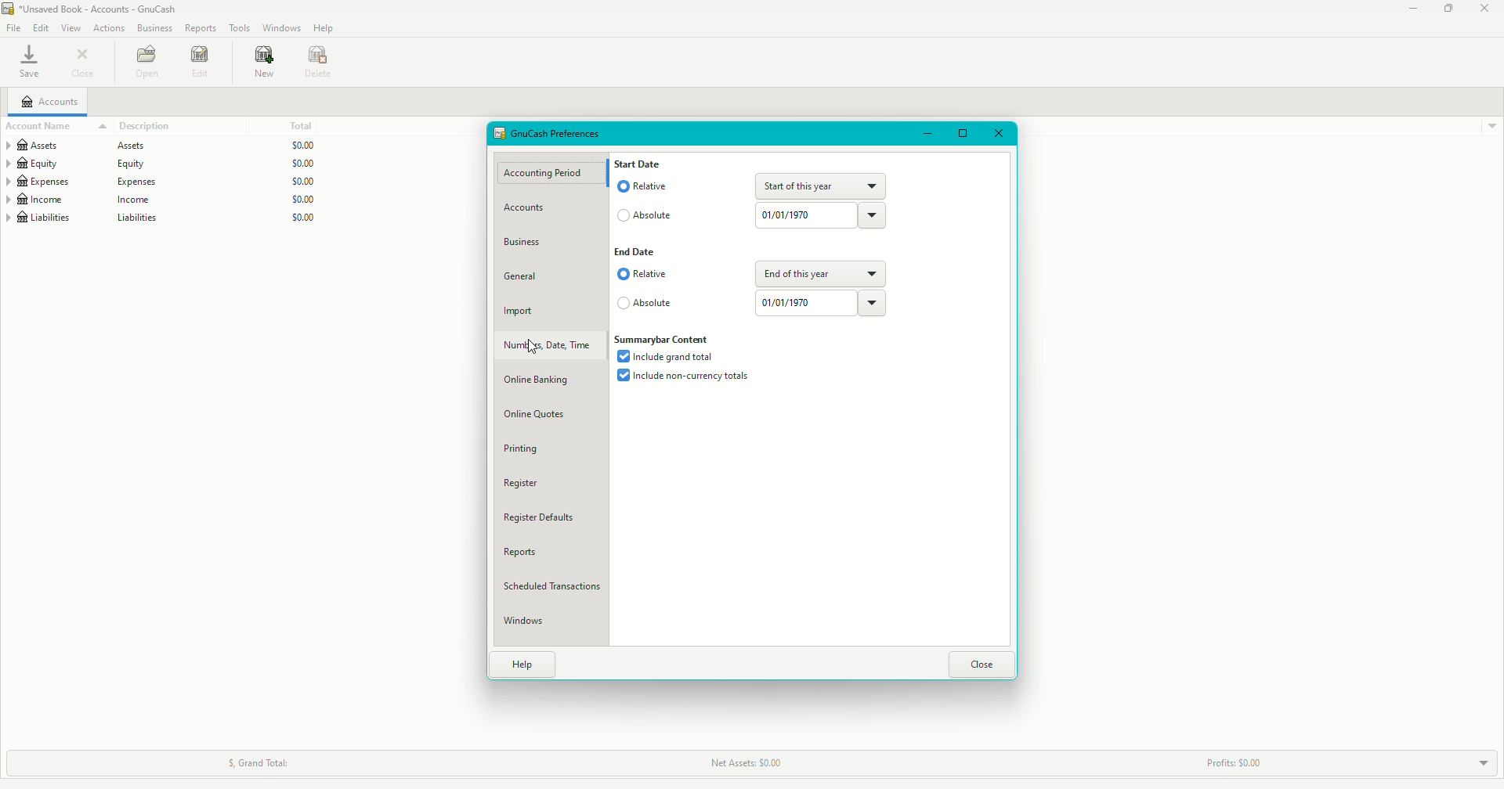 The height and width of the screenshot is (789, 1504). I want to click on Grand Total, so click(263, 760).